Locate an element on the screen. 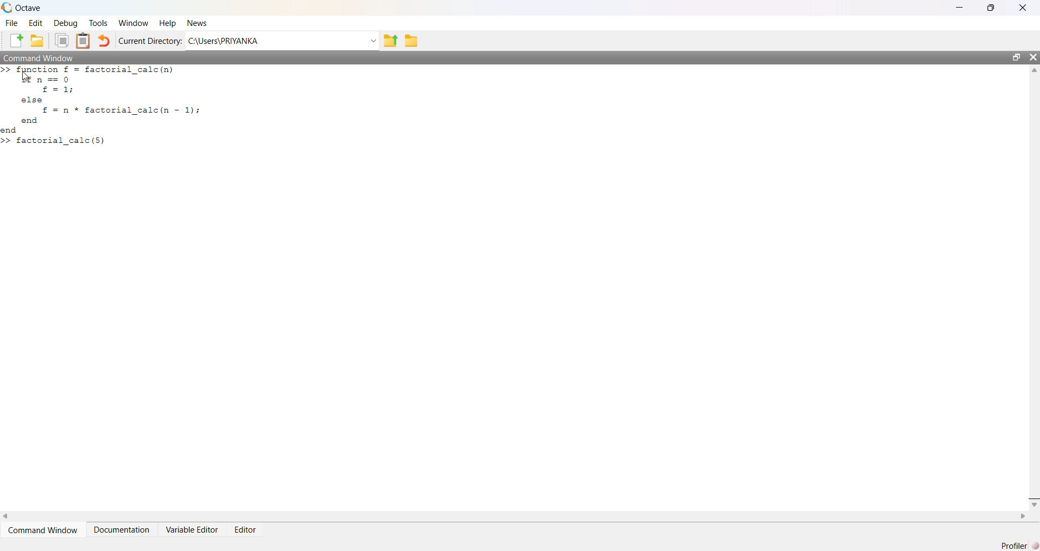 Image resolution: width=1040 pixels, height=551 pixels. edit is located at coordinates (37, 23).